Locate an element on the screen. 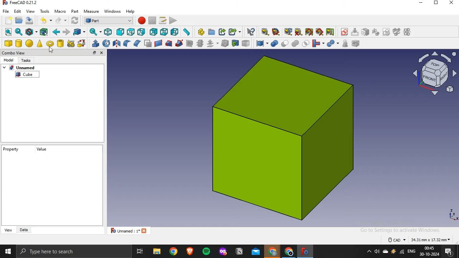 This screenshot has width=459, height=258. show hidden icons  is located at coordinates (368, 251).